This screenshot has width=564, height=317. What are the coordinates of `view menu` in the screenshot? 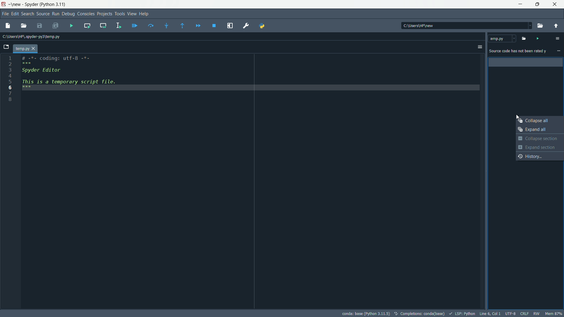 It's located at (132, 14).